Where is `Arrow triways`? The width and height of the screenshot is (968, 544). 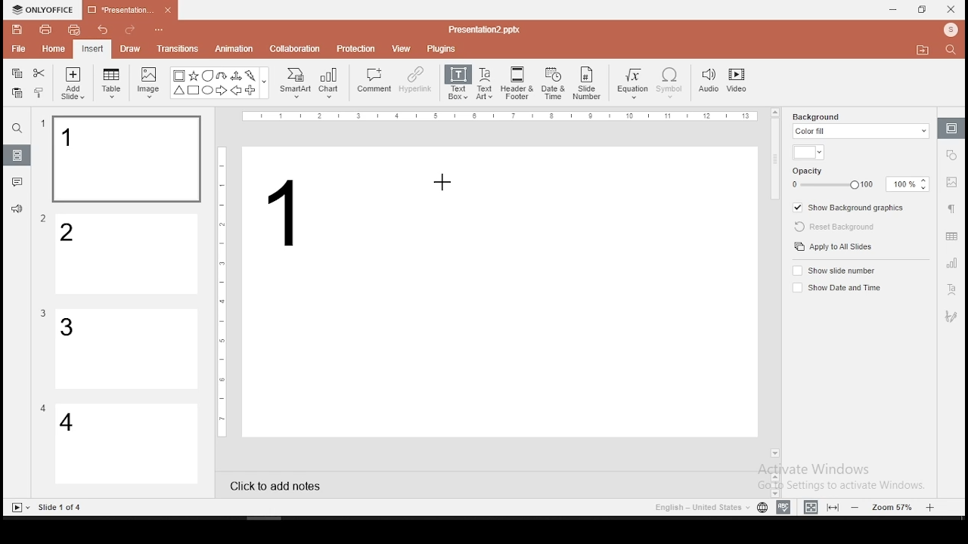
Arrow triways is located at coordinates (237, 76).